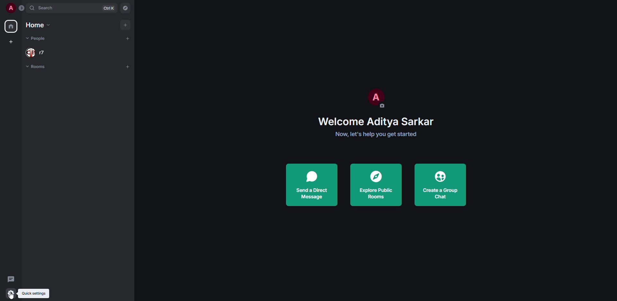 The image size is (617, 301). I want to click on home, so click(37, 25).